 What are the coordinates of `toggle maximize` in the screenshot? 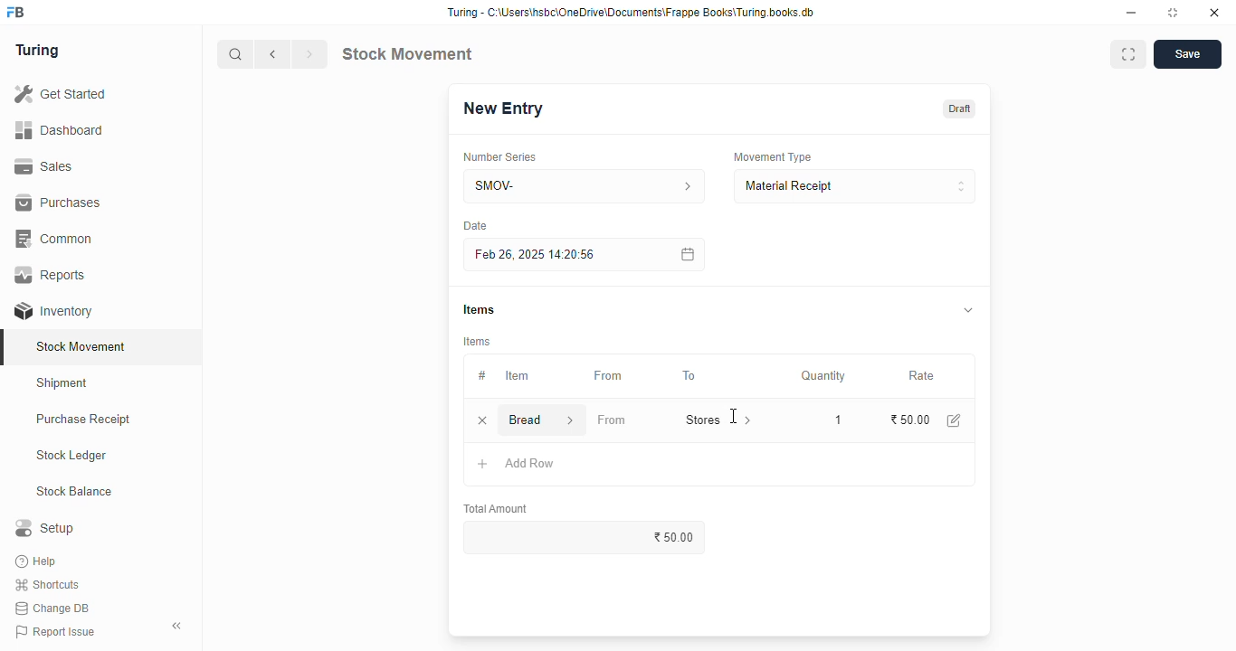 It's located at (1172, 13).